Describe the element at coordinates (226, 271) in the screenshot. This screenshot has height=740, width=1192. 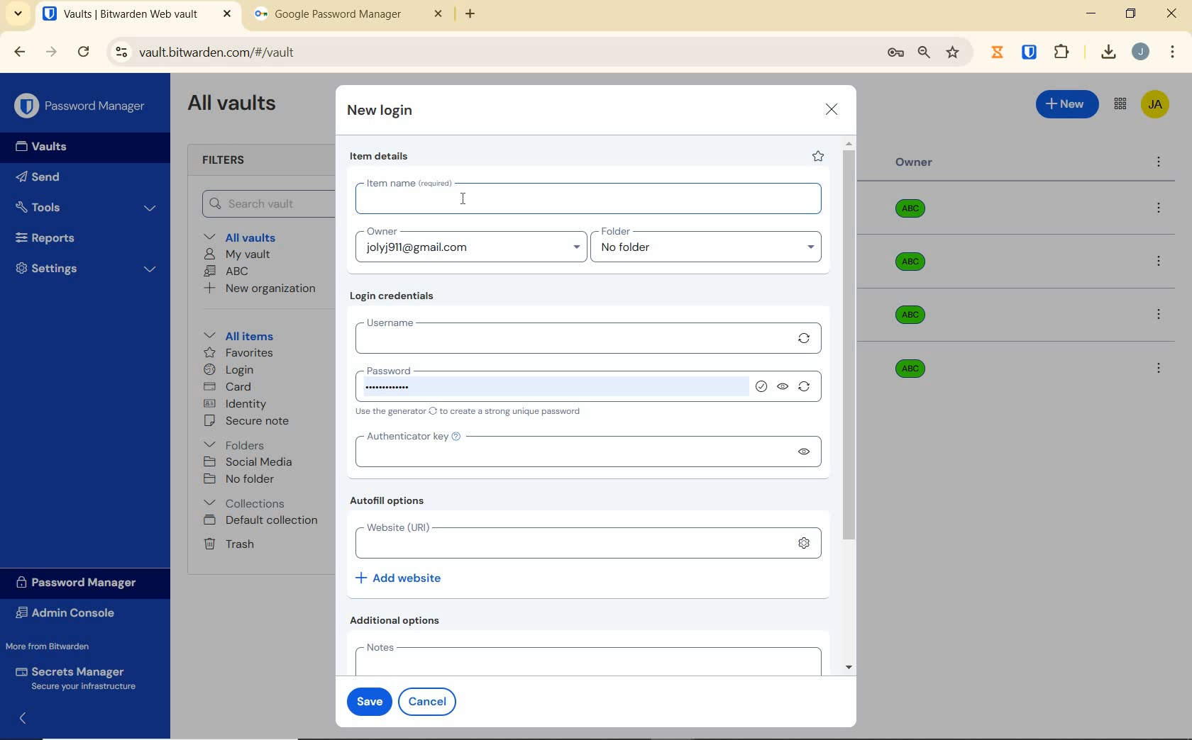
I see `ABC` at that location.